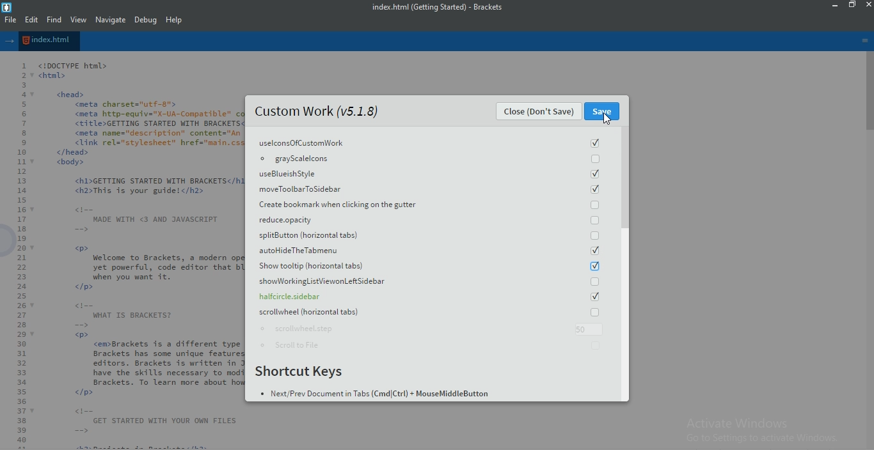 Image resolution: width=874 pixels, height=450 pixels. What do you see at coordinates (317, 110) in the screenshot?
I see `Custom Work (v5.1.8)` at bounding box center [317, 110].